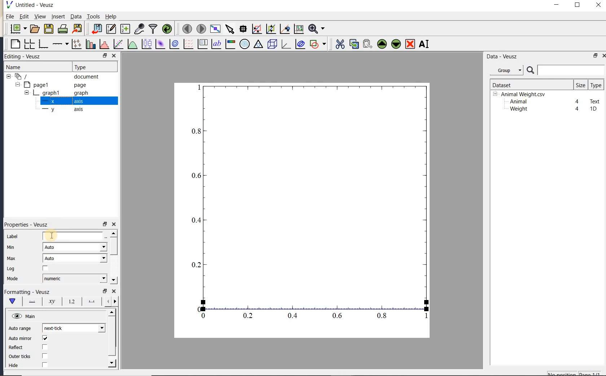 The height and width of the screenshot is (376, 606). What do you see at coordinates (596, 85) in the screenshot?
I see `type` at bounding box center [596, 85].